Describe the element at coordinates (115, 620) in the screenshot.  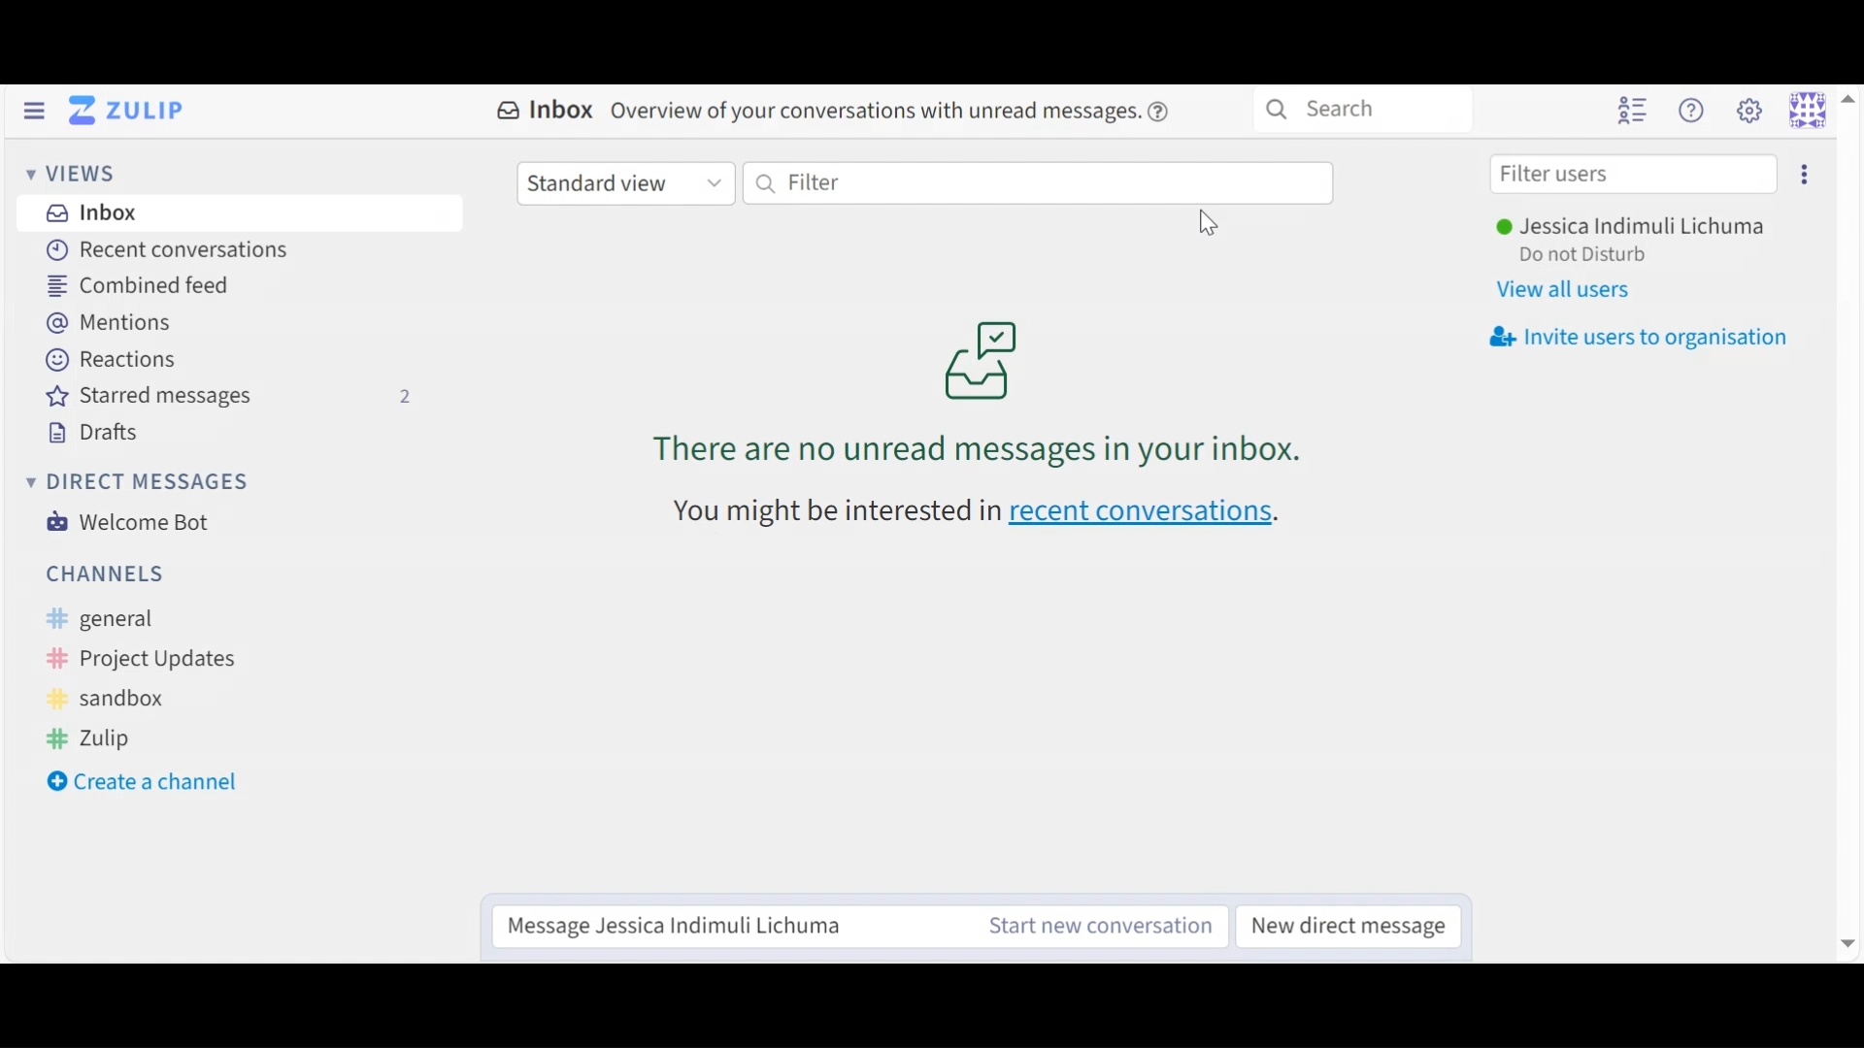
I see `general` at that location.